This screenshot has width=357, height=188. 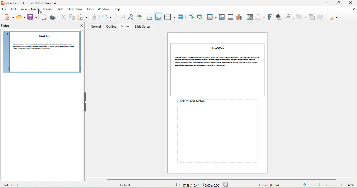 What do you see at coordinates (169, 17) in the screenshot?
I see `display view` at bounding box center [169, 17].